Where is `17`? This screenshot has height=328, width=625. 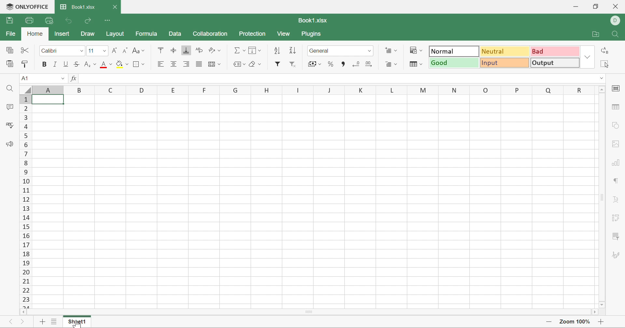 17 is located at coordinates (24, 245).